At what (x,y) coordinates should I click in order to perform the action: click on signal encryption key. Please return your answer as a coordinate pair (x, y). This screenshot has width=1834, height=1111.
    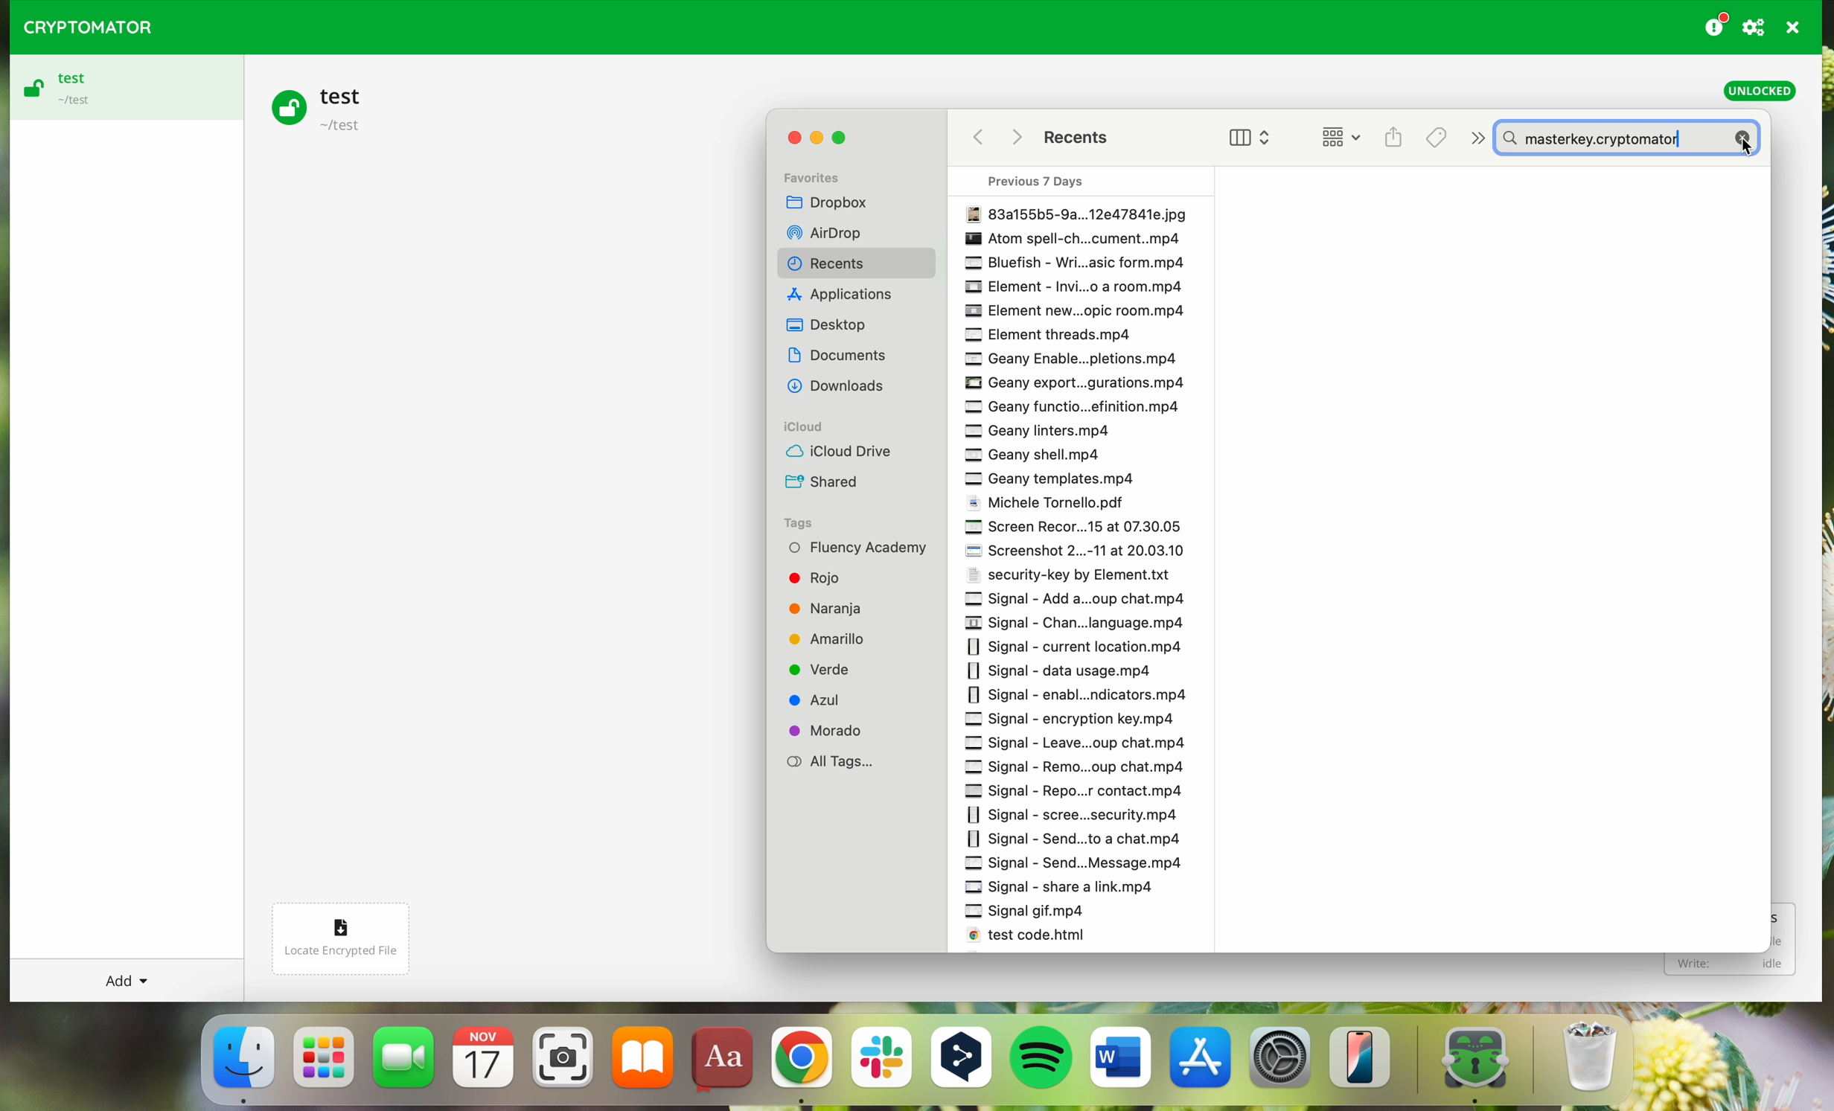
    Looking at the image, I should click on (1067, 720).